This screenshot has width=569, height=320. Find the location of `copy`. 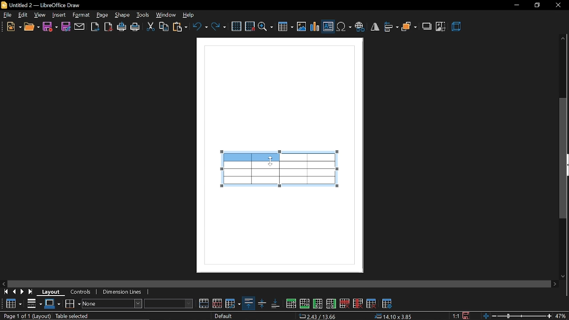

copy is located at coordinates (163, 27).